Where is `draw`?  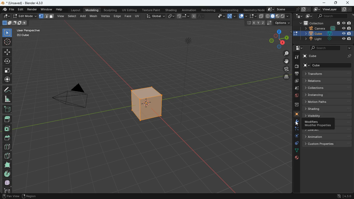 draw is located at coordinates (7, 89).